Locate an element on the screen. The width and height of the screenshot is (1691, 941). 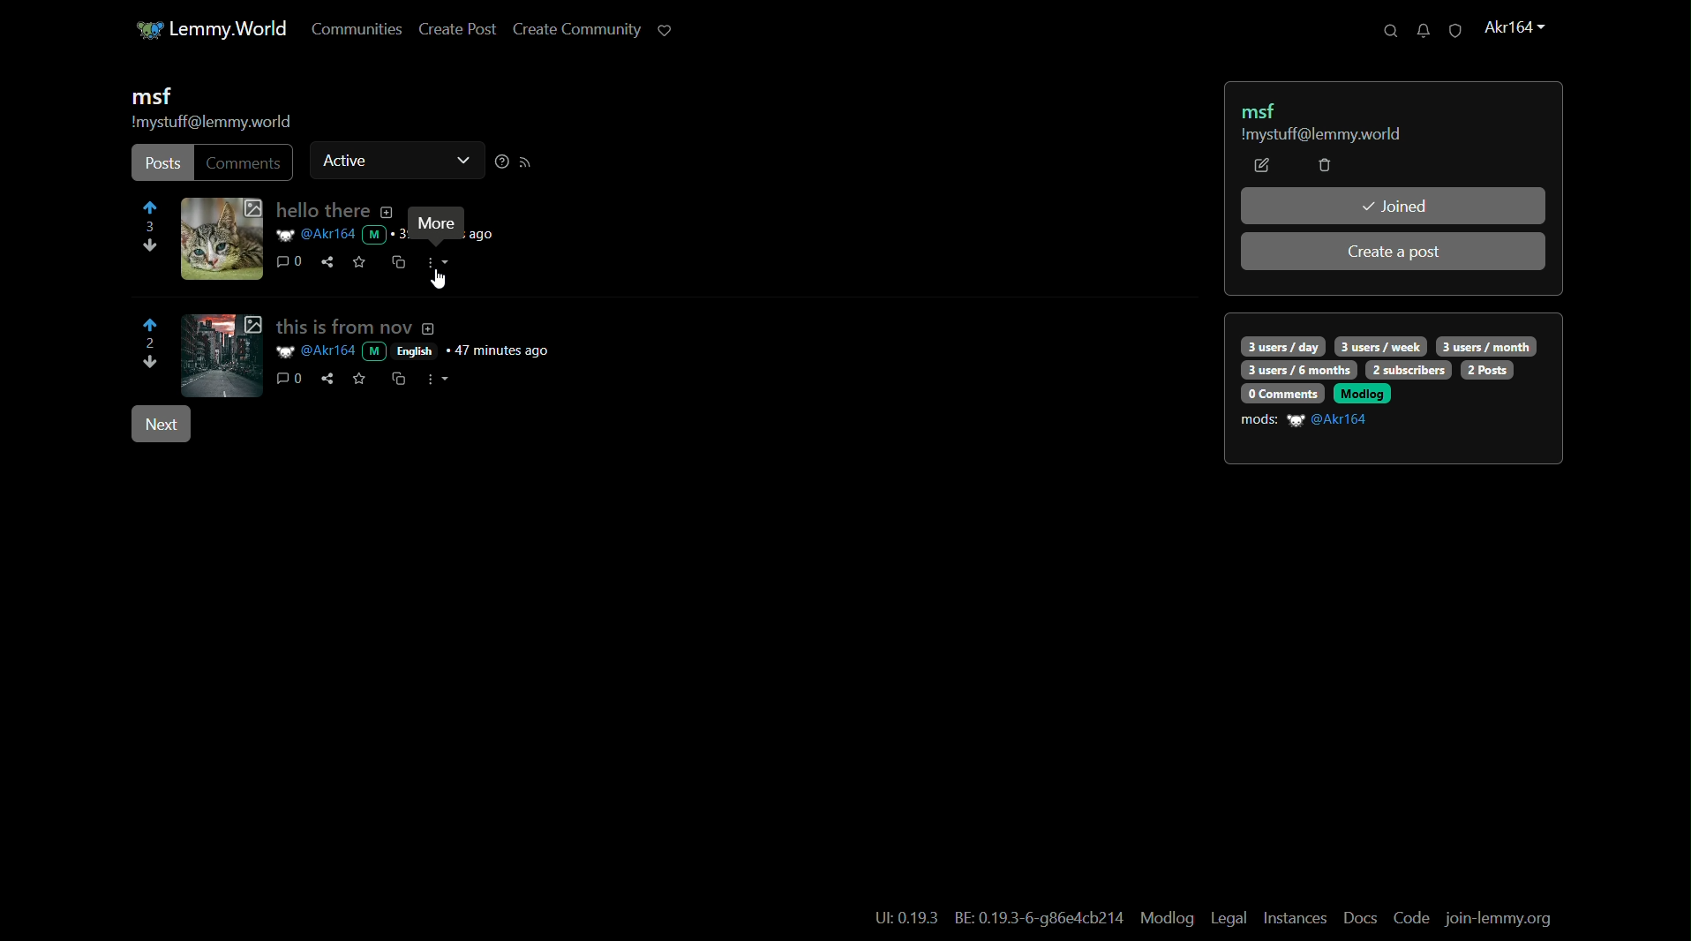
edit is located at coordinates (1262, 166).